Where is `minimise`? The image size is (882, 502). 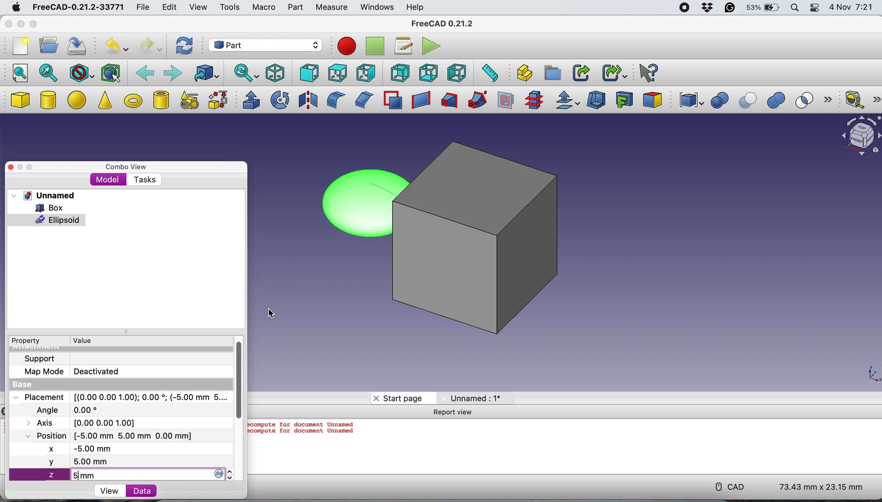 minimise is located at coordinates (21, 167).